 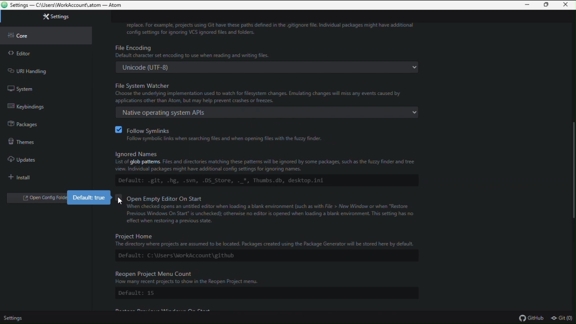 I want to click on default, so click(x=265, y=180).